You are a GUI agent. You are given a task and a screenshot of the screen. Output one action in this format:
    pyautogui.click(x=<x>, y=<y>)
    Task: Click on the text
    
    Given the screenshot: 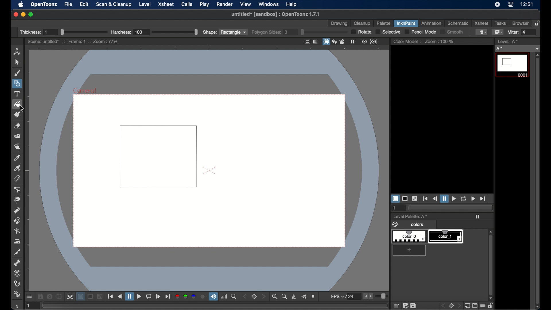 What is the action you would take?
    pyautogui.click(x=17, y=94)
    